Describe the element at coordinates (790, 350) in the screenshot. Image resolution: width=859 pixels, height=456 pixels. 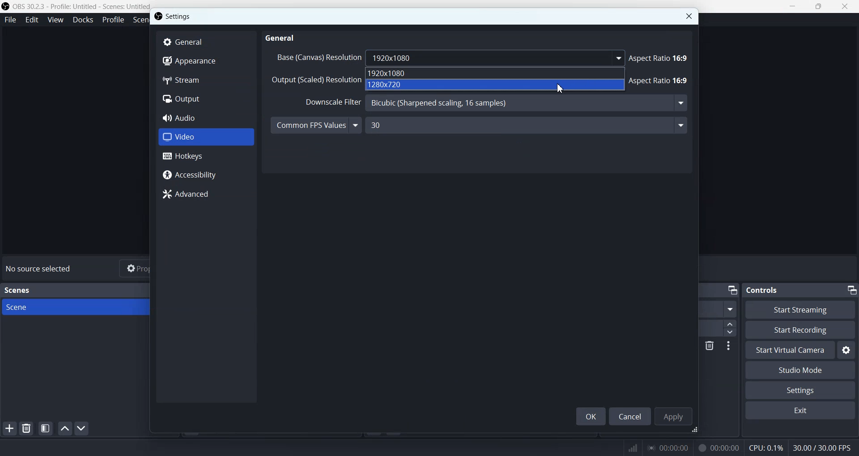
I see `Start Virtual Camera` at that location.